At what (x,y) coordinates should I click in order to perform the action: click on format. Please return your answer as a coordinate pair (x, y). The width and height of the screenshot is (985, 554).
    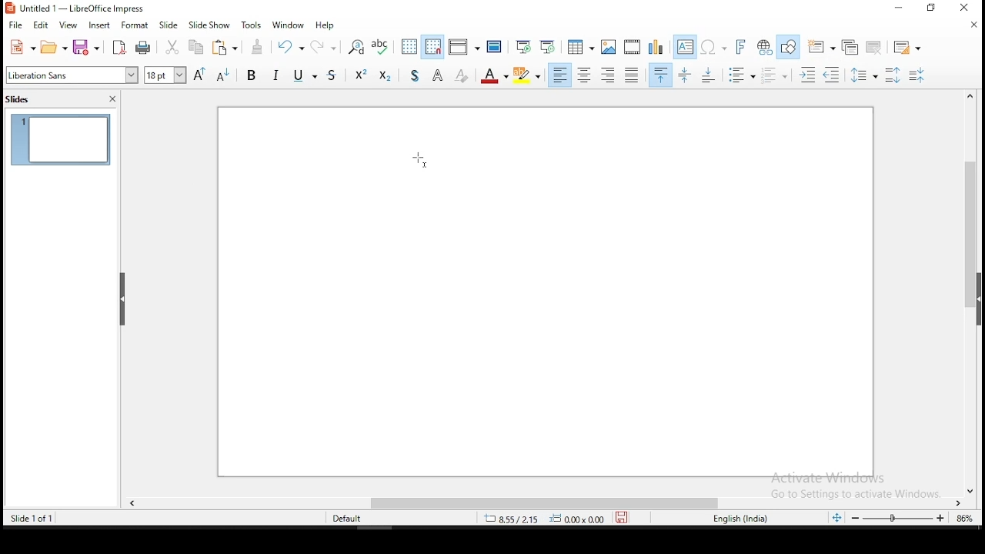
    Looking at the image, I should click on (135, 27).